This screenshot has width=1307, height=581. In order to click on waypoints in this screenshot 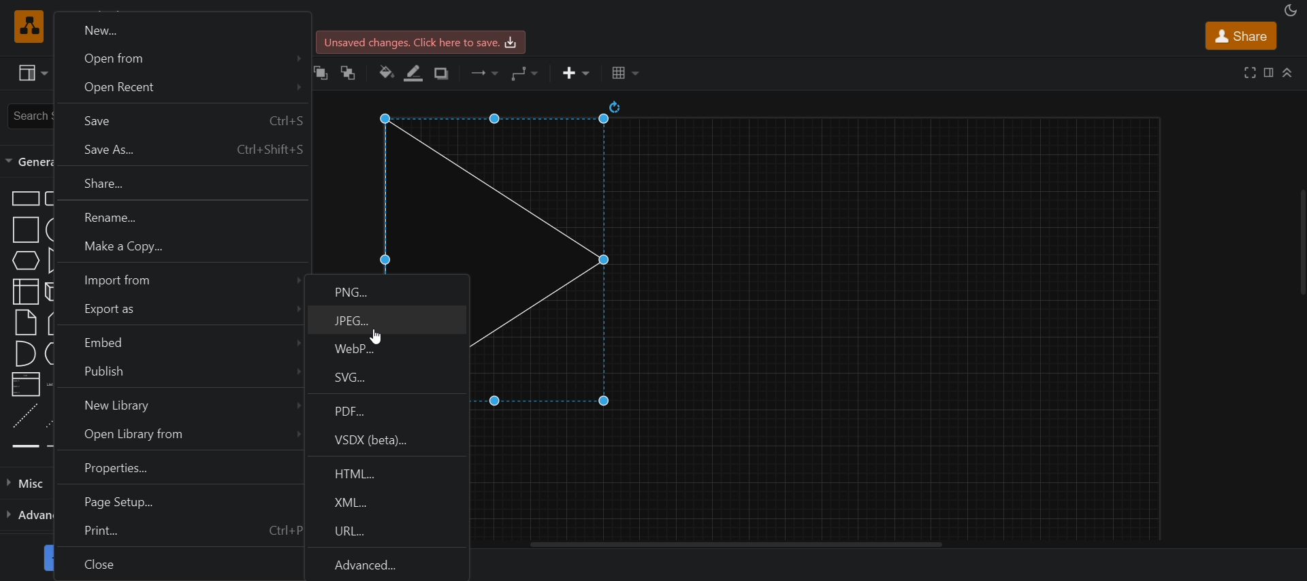, I will do `click(523, 73)`.